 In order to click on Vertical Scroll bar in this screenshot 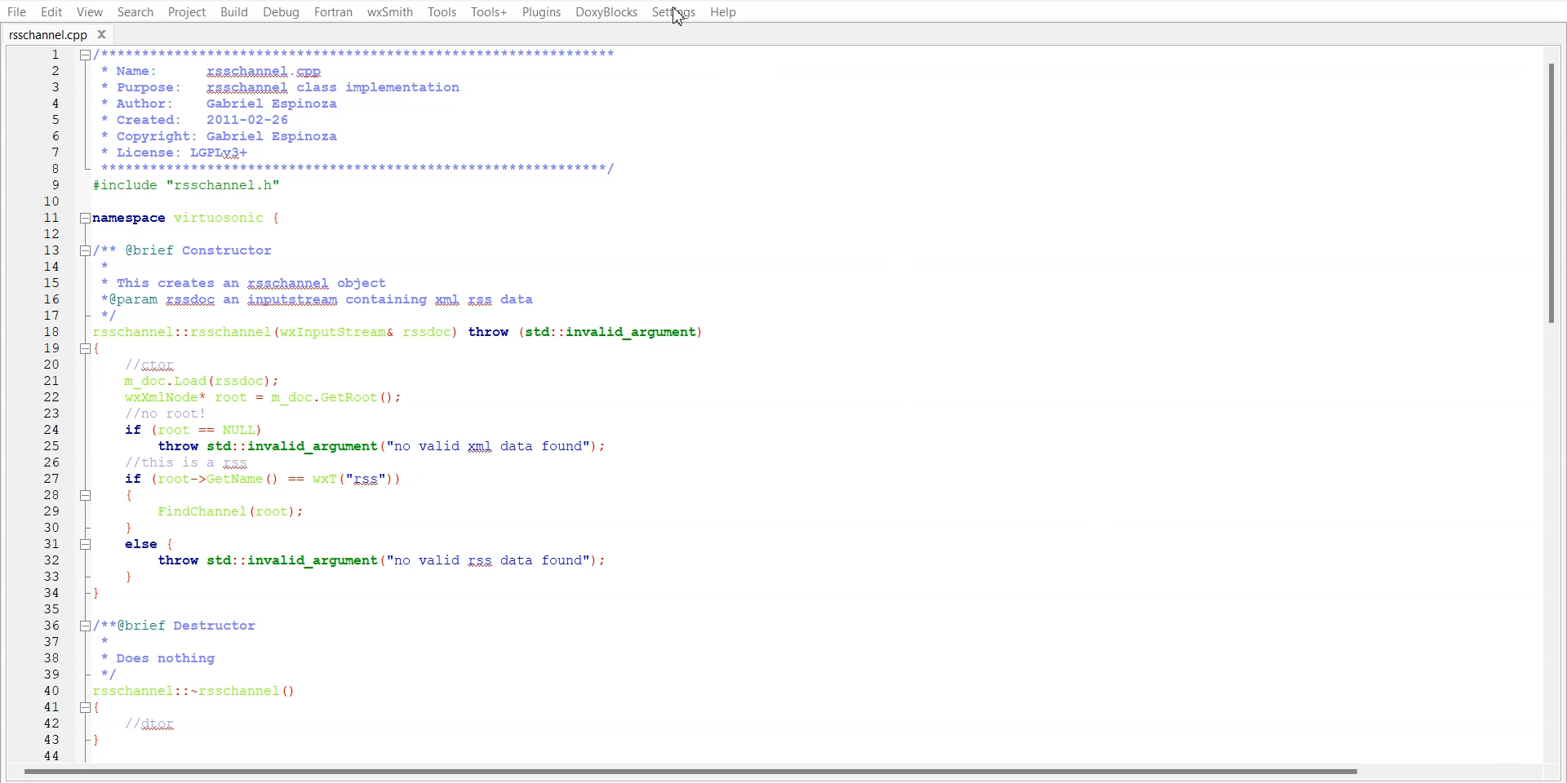, I will do `click(1557, 405)`.